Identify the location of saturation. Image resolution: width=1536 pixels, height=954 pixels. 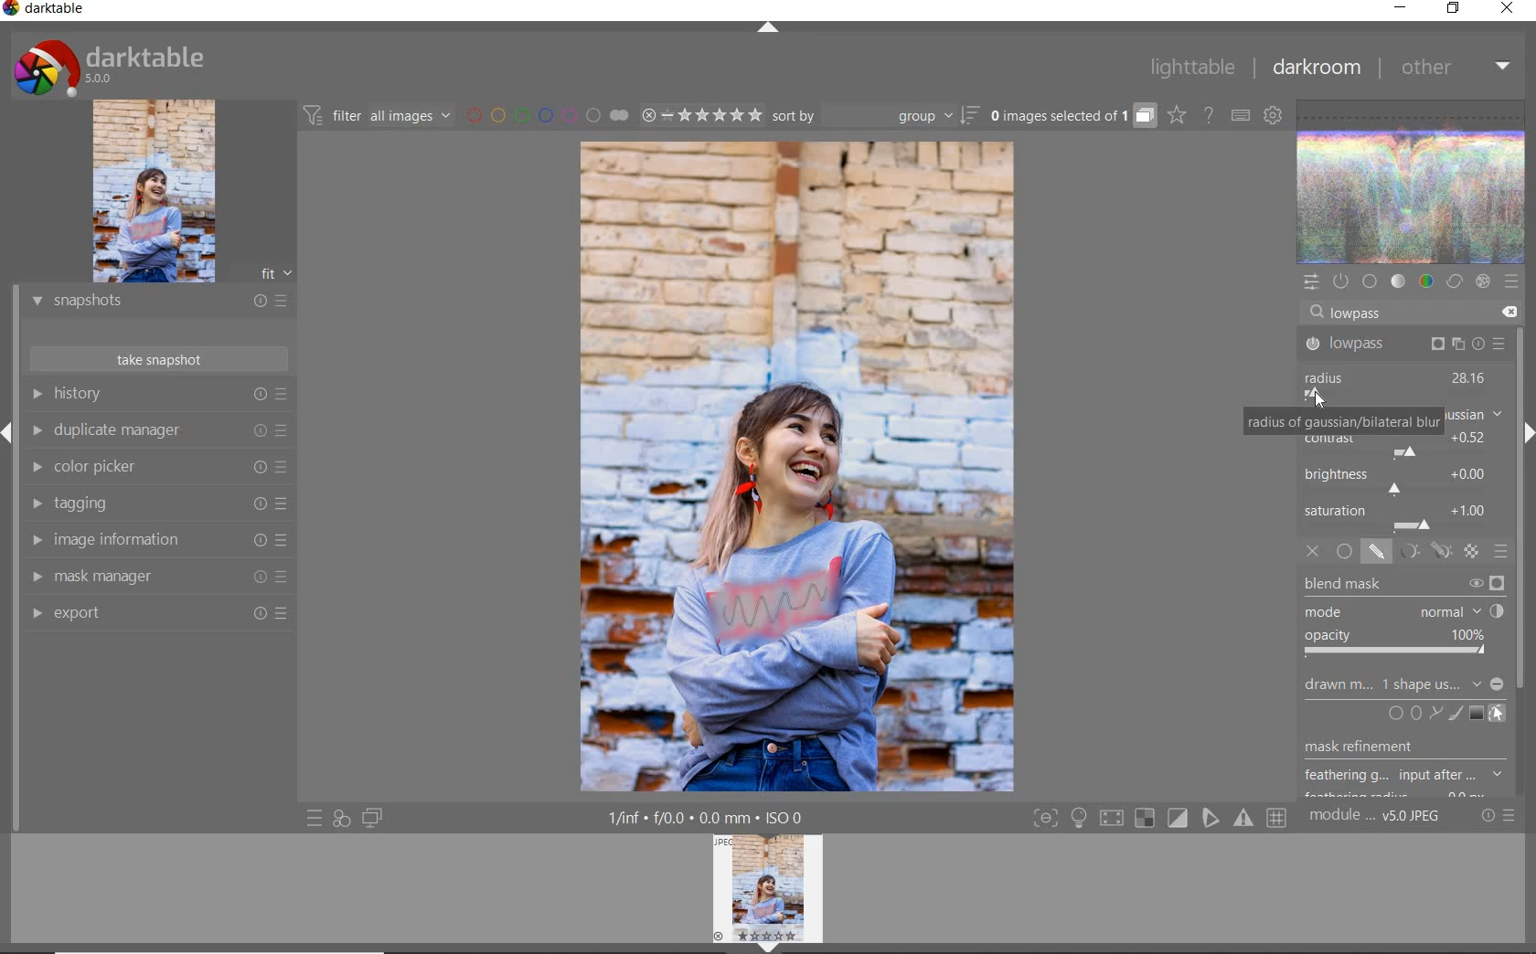
(1402, 516).